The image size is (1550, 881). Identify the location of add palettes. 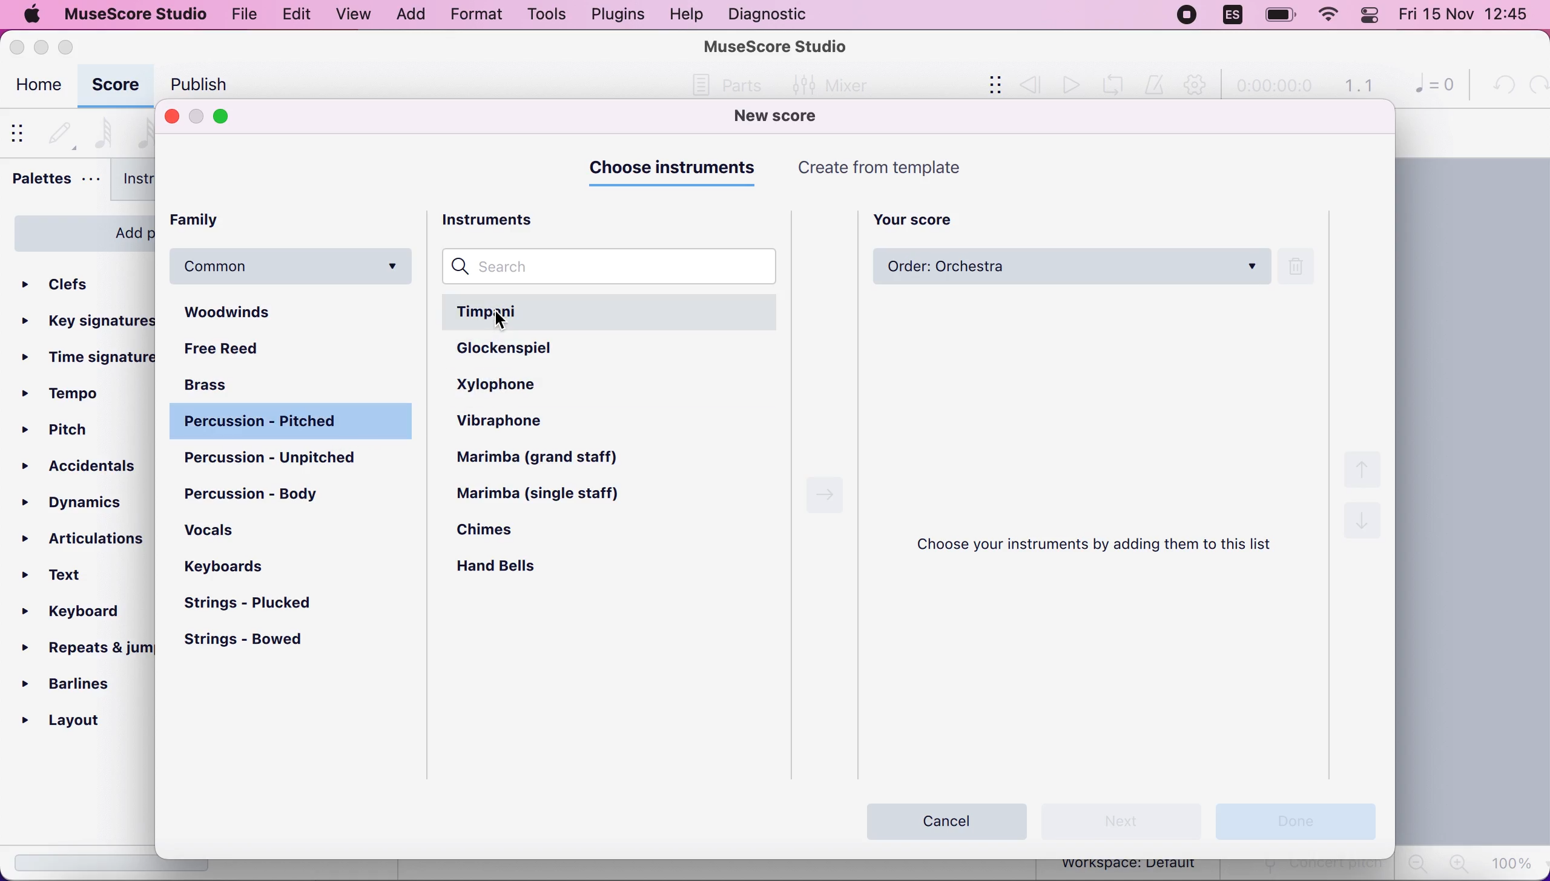
(79, 231).